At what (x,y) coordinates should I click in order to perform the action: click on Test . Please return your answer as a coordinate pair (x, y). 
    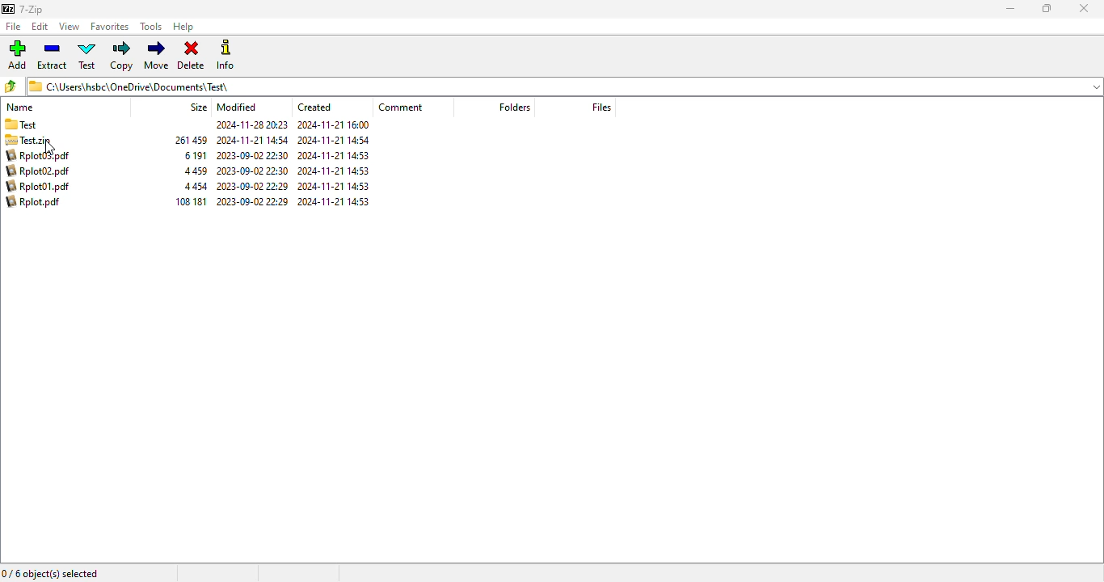
    Looking at the image, I should click on (48, 124).